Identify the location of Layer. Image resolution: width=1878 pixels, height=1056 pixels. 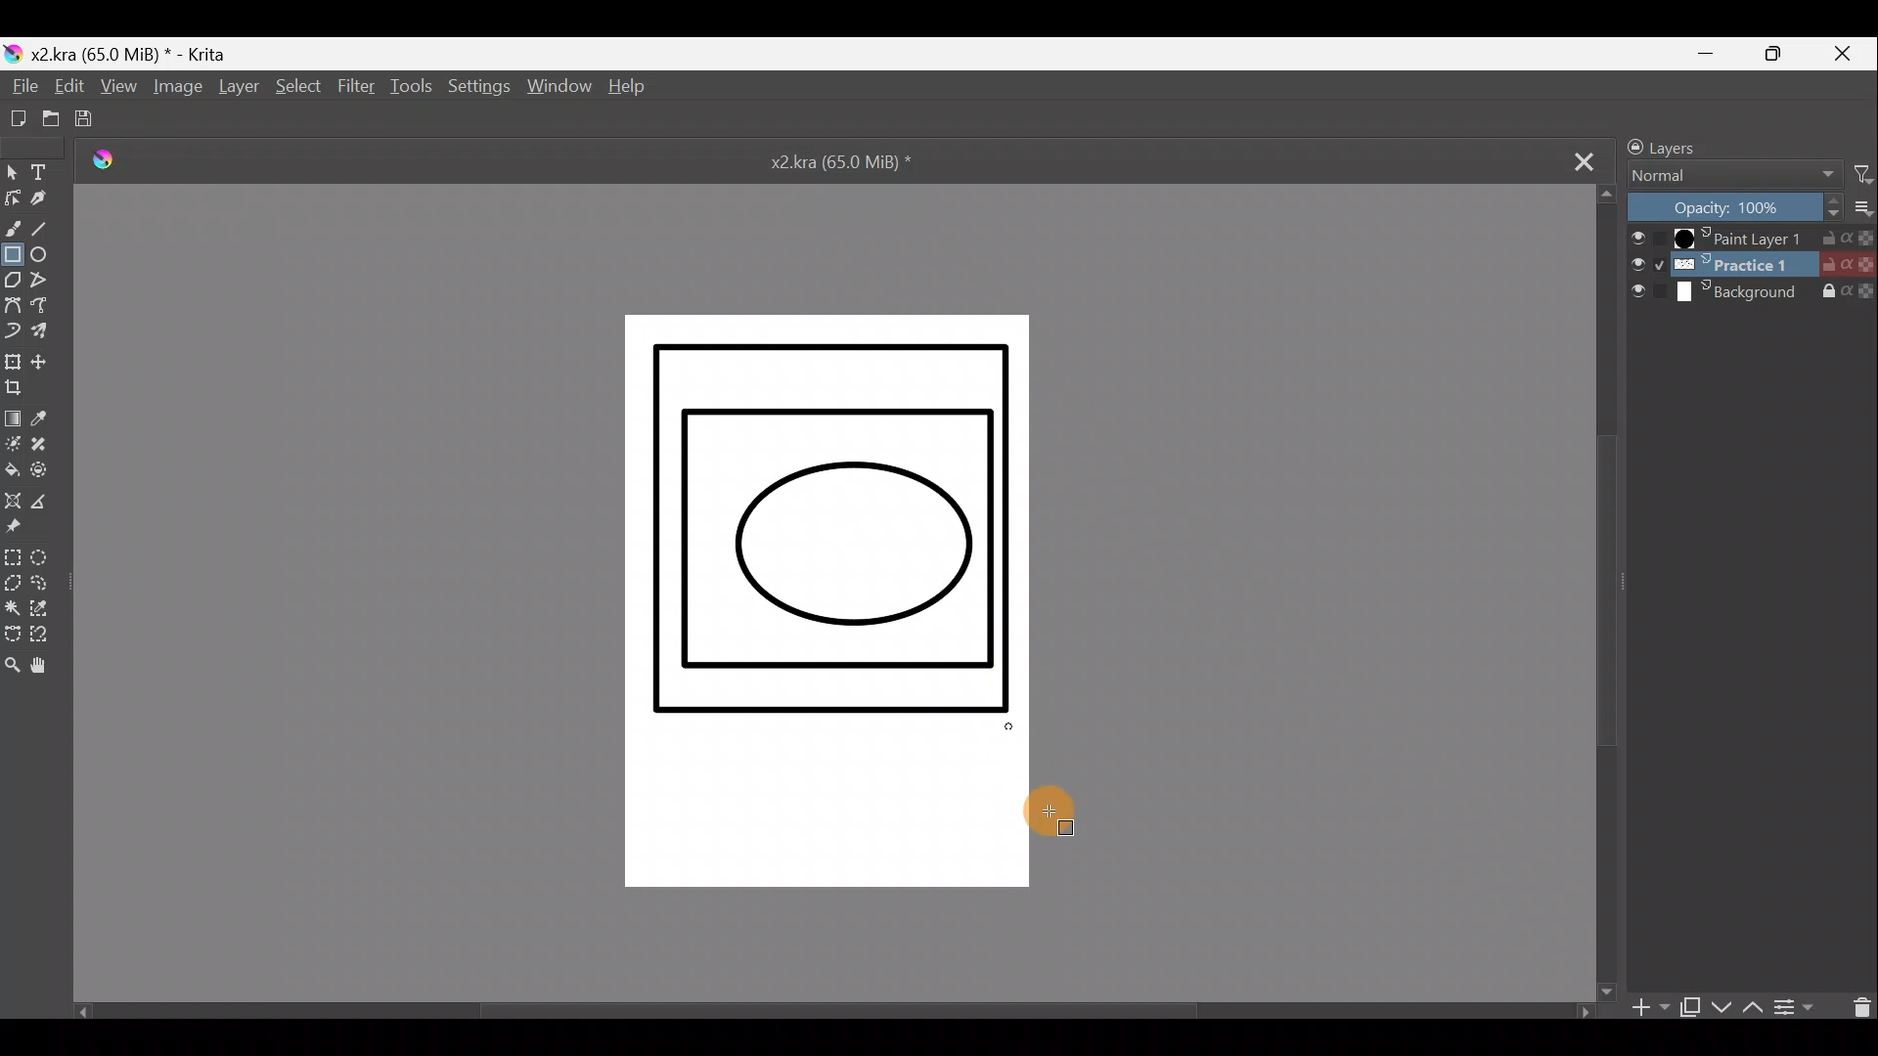
(237, 90).